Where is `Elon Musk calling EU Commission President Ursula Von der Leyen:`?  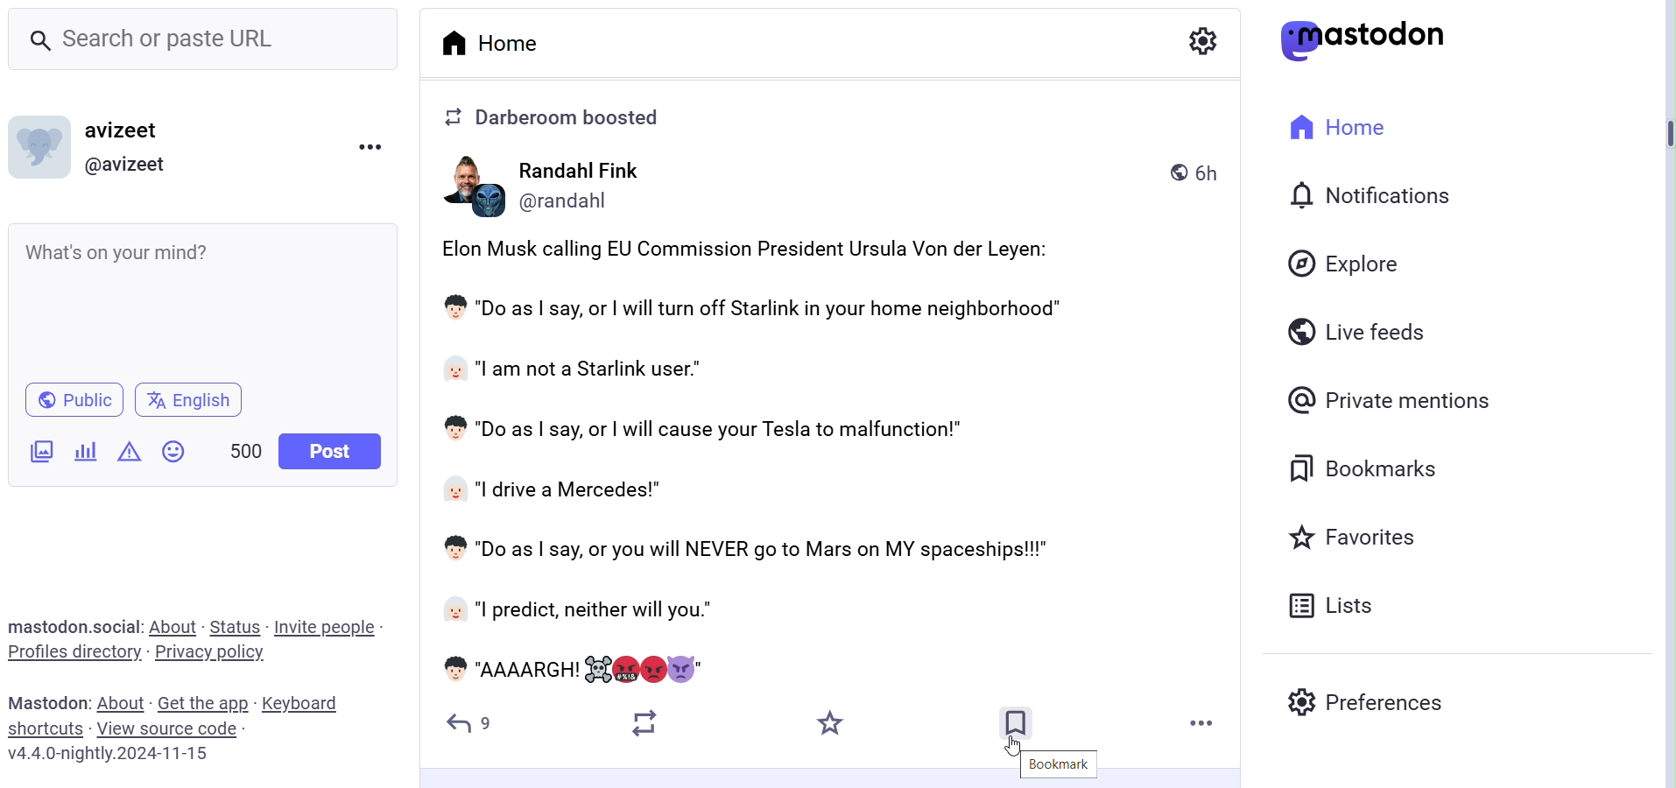
Elon Musk calling EU Commission President Ursula Von der Leyen: is located at coordinates (751, 249).